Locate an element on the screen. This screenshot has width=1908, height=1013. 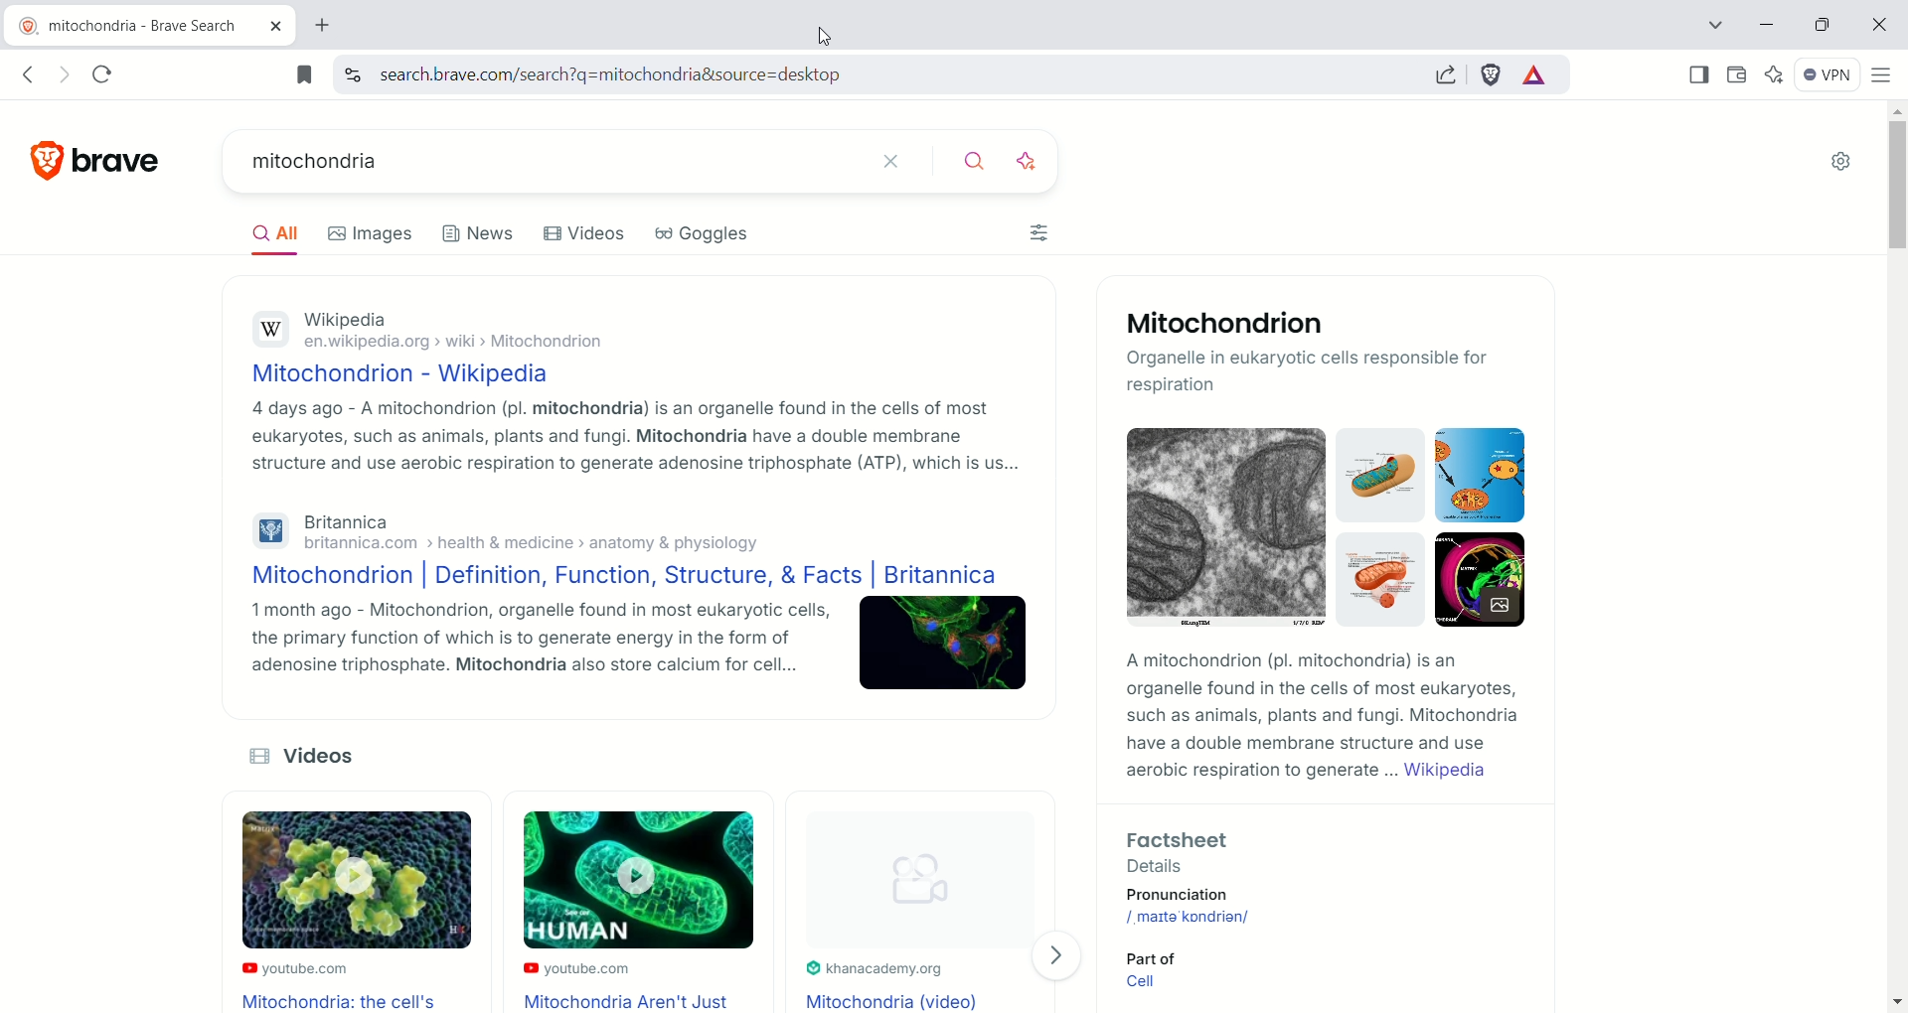
A mitochondrion (pl. mitochondria) is an
organelle found in the cells of most eukaryotes,
such as animals, plants and fungi. Mitochondria
have a double membrane structure and use
aerobic respiration to generate ... Wikipedia is located at coordinates (1316, 718).